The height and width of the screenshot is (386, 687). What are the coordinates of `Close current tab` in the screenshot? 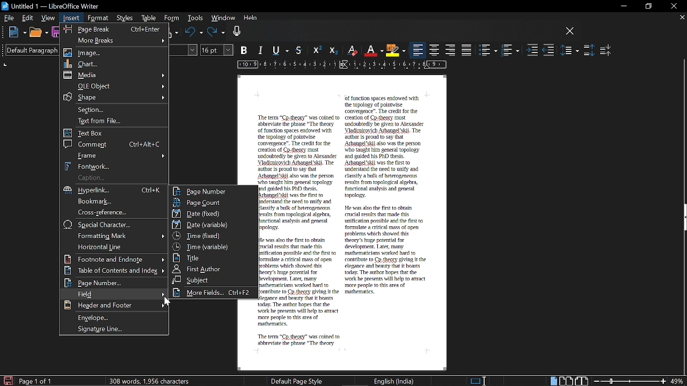 It's located at (682, 17).